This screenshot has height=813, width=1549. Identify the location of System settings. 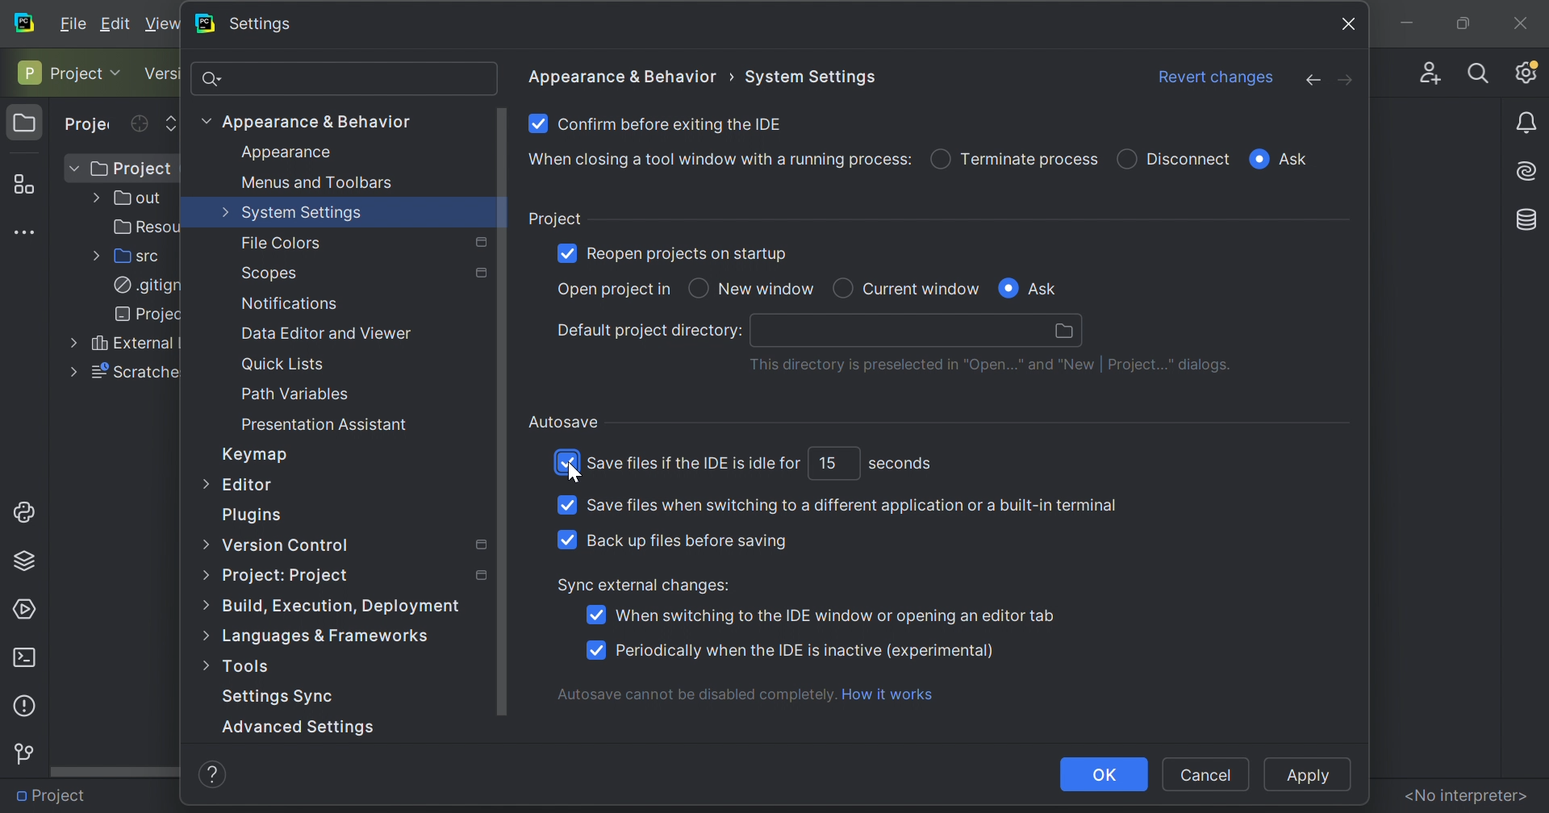
(304, 214).